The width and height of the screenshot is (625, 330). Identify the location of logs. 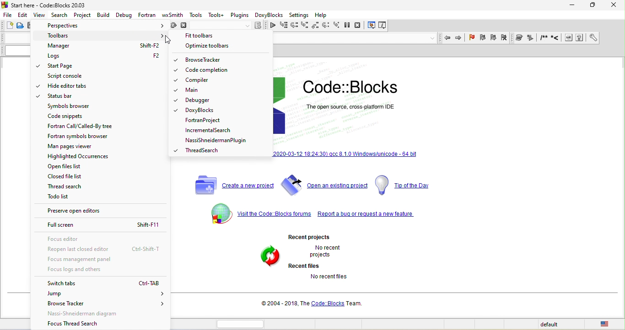
(106, 56).